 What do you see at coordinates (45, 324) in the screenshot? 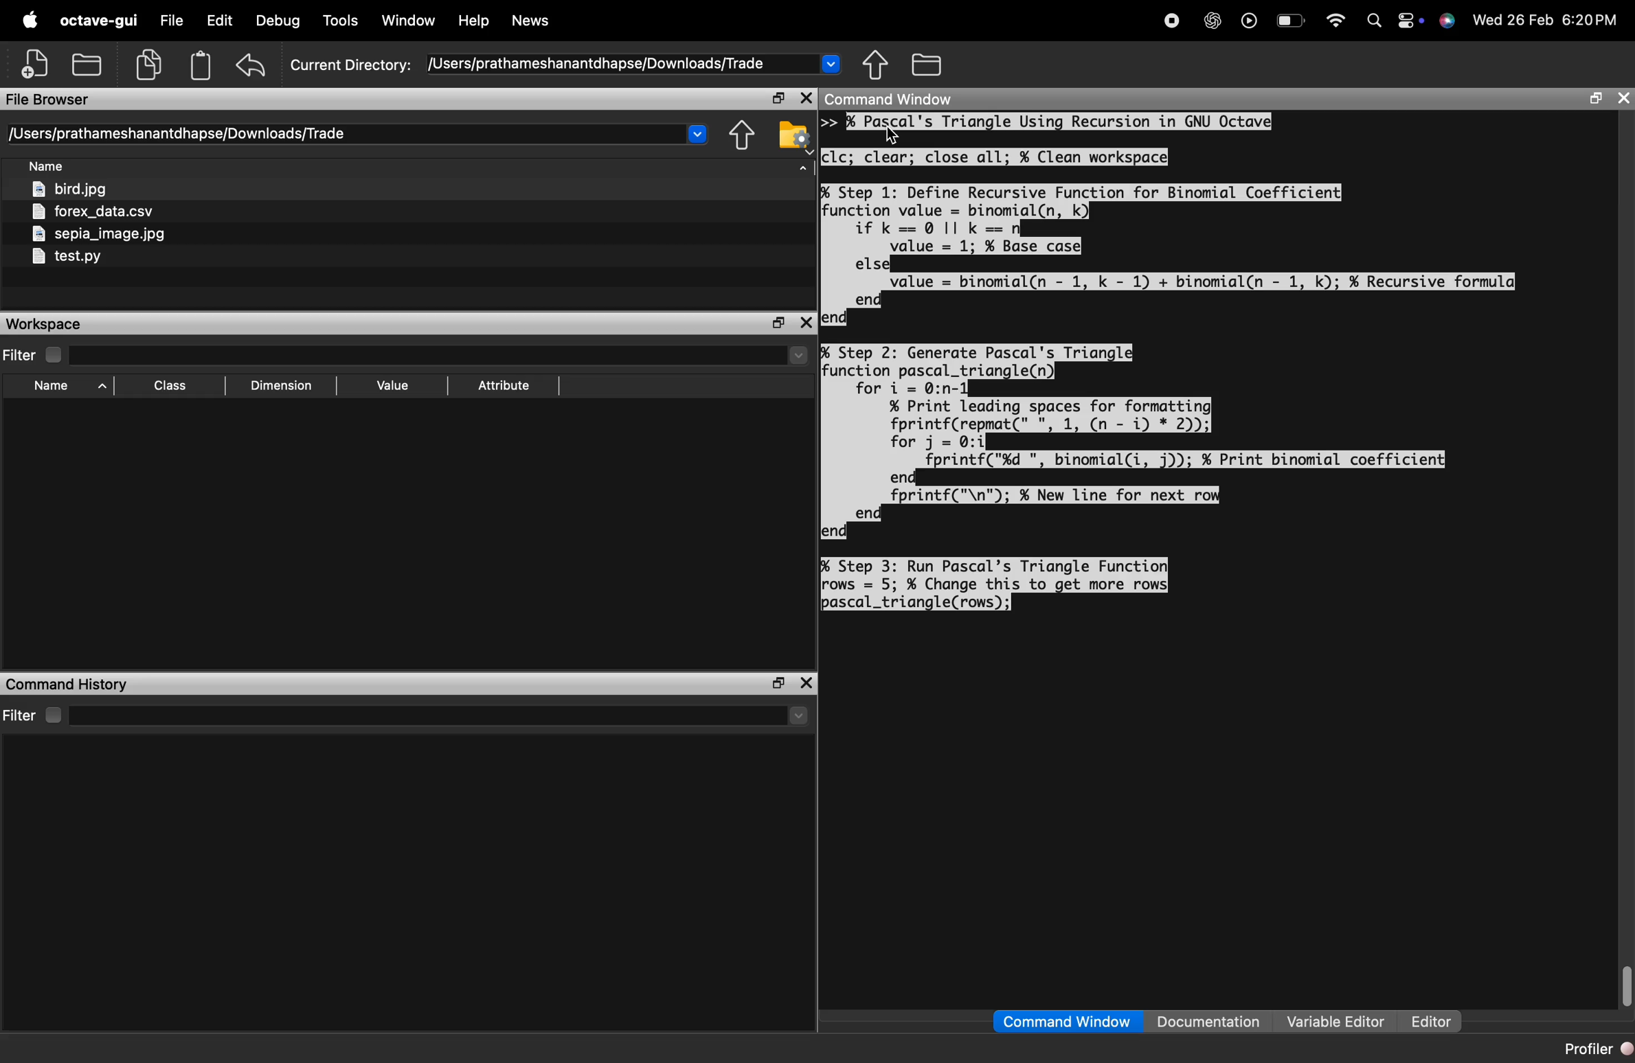
I see `Workspace` at bounding box center [45, 324].